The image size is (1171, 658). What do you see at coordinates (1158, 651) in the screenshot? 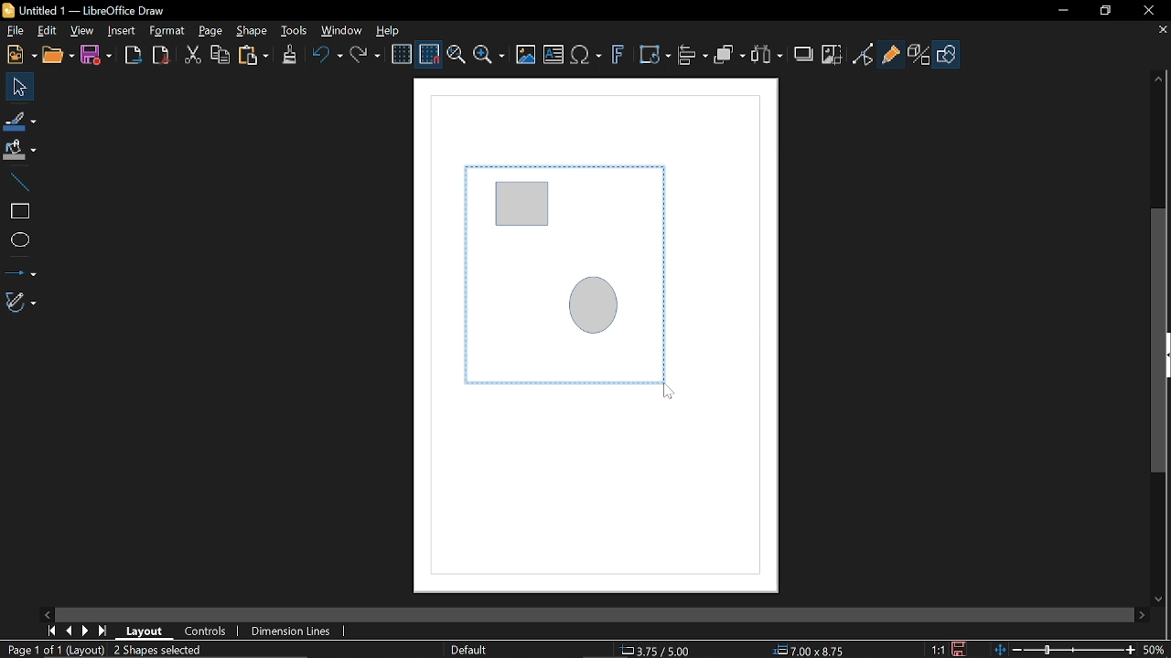
I see `Current zoom` at bounding box center [1158, 651].